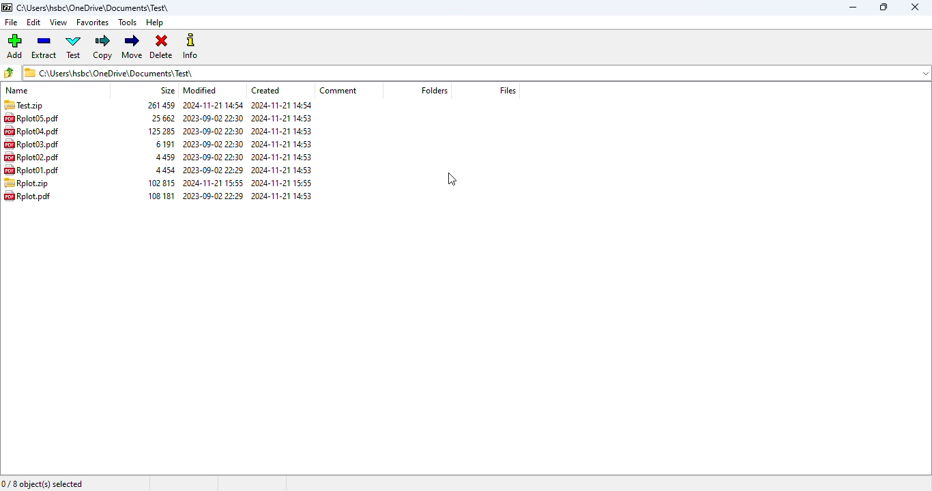 This screenshot has height=491, width=932. What do you see at coordinates (132, 46) in the screenshot?
I see `move` at bounding box center [132, 46].